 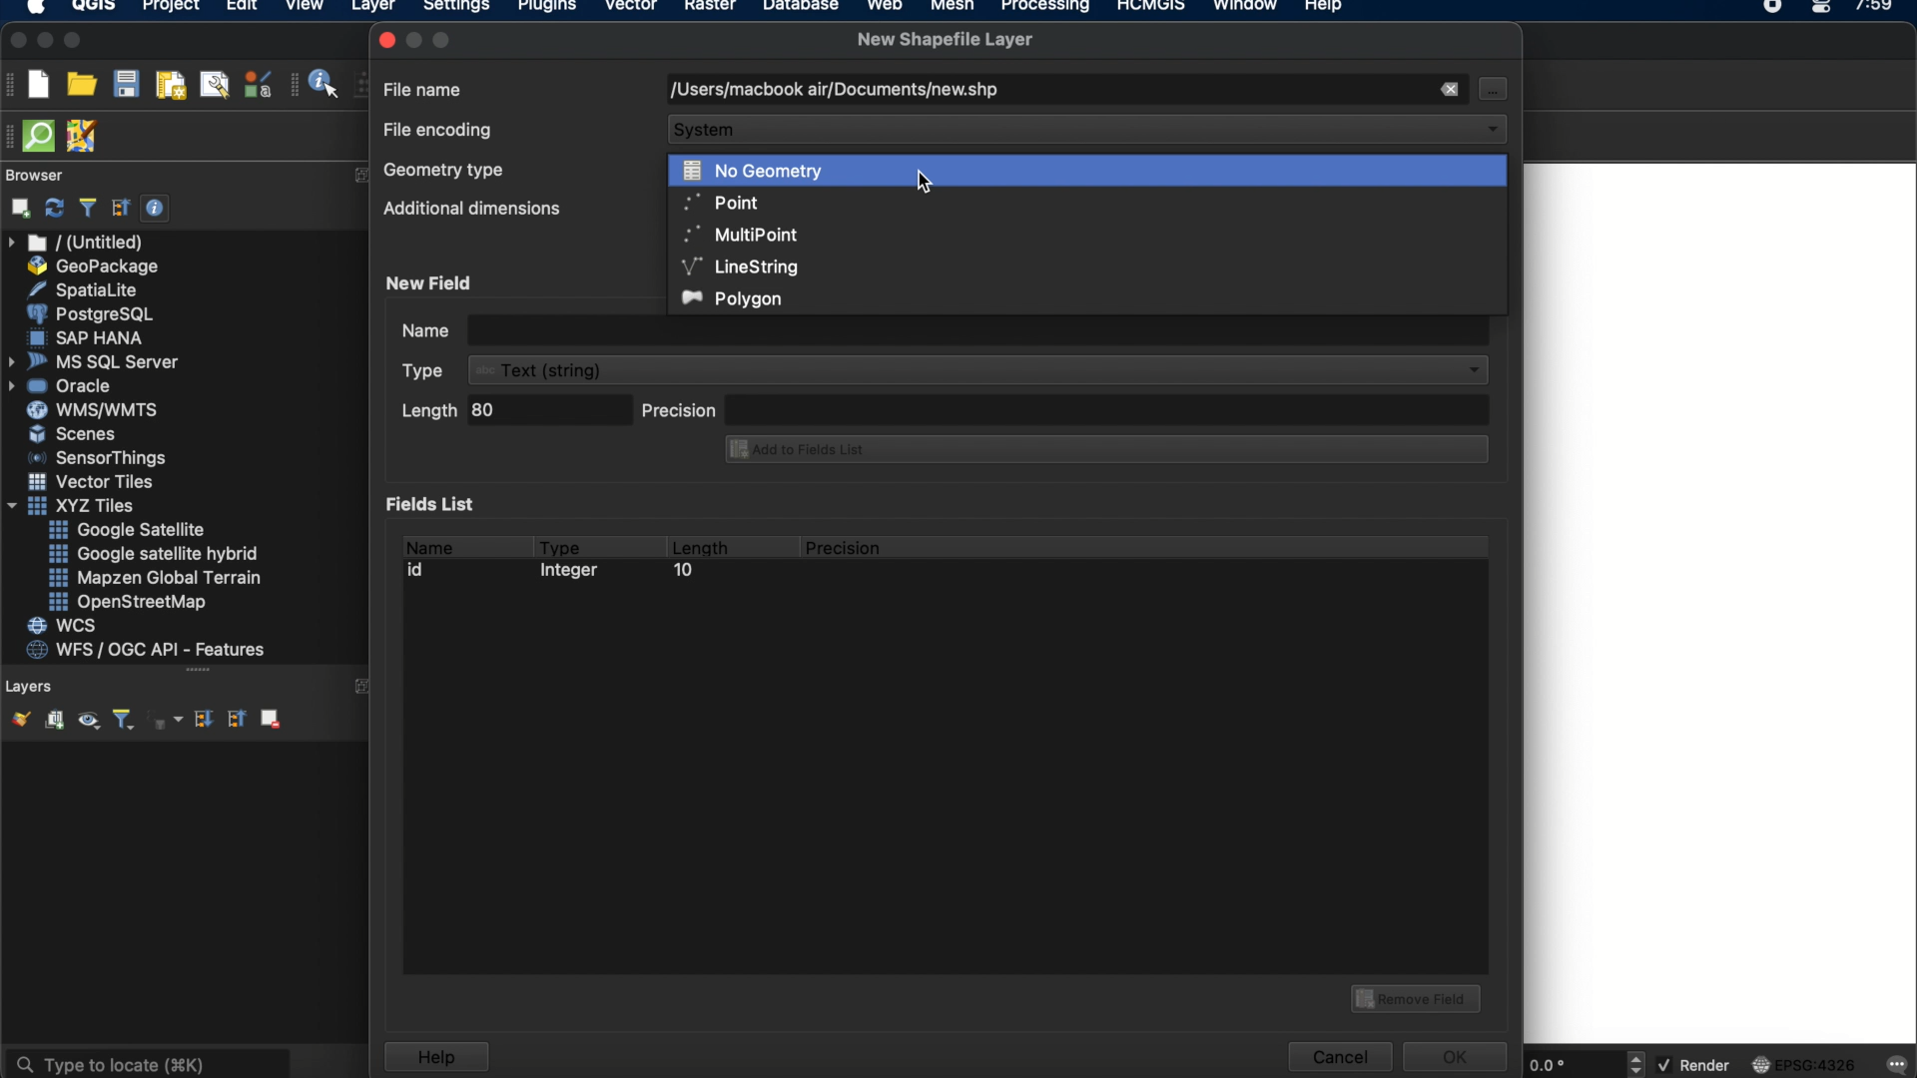 I want to click on messages, so click(x=1895, y=1066).